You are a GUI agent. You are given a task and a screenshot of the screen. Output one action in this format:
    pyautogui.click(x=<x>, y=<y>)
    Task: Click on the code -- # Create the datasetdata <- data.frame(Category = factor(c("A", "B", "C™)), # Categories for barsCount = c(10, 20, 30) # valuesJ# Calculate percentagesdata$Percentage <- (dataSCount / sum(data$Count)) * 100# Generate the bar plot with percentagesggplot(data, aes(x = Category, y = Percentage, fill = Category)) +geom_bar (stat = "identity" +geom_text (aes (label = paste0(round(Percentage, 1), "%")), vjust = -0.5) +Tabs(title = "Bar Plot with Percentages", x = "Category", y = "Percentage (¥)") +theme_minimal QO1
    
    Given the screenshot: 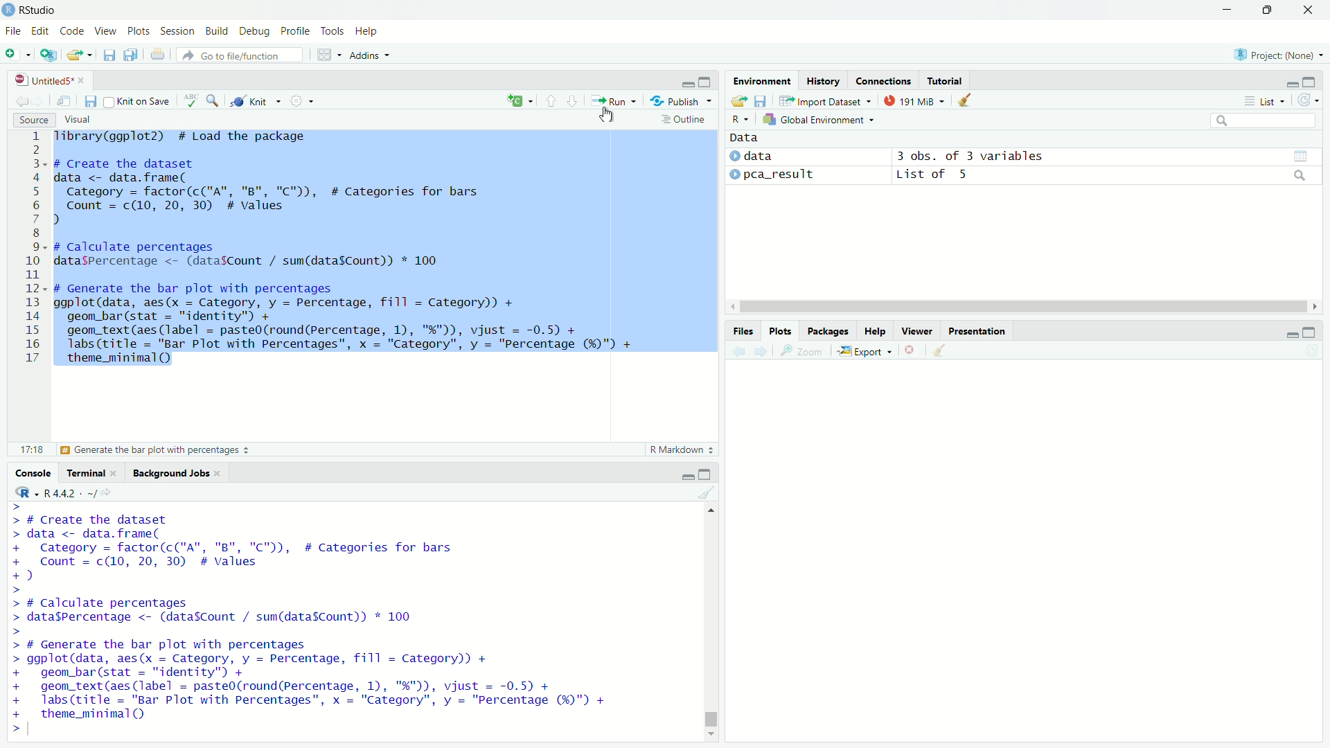 What is the action you would take?
    pyautogui.click(x=324, y=620)
    